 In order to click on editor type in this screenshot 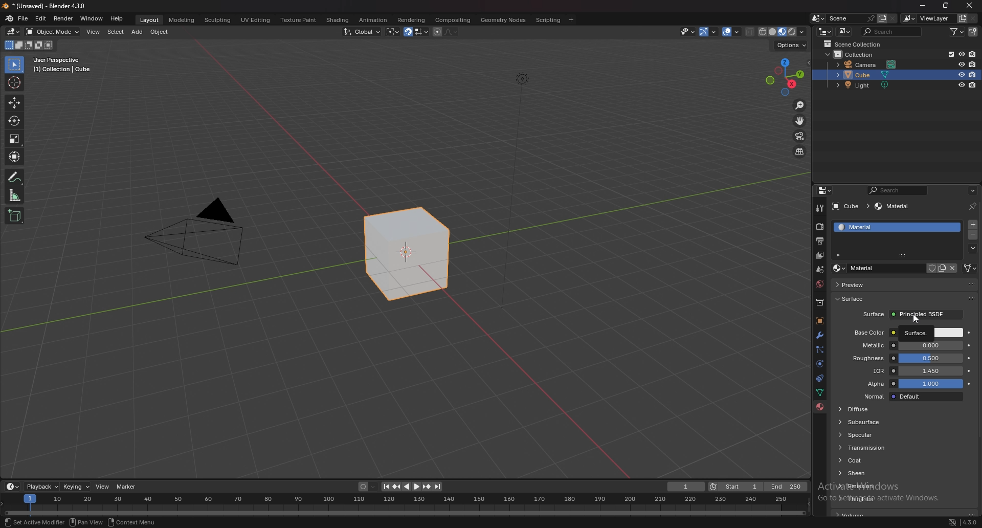, I will do `click(12, 487)`.